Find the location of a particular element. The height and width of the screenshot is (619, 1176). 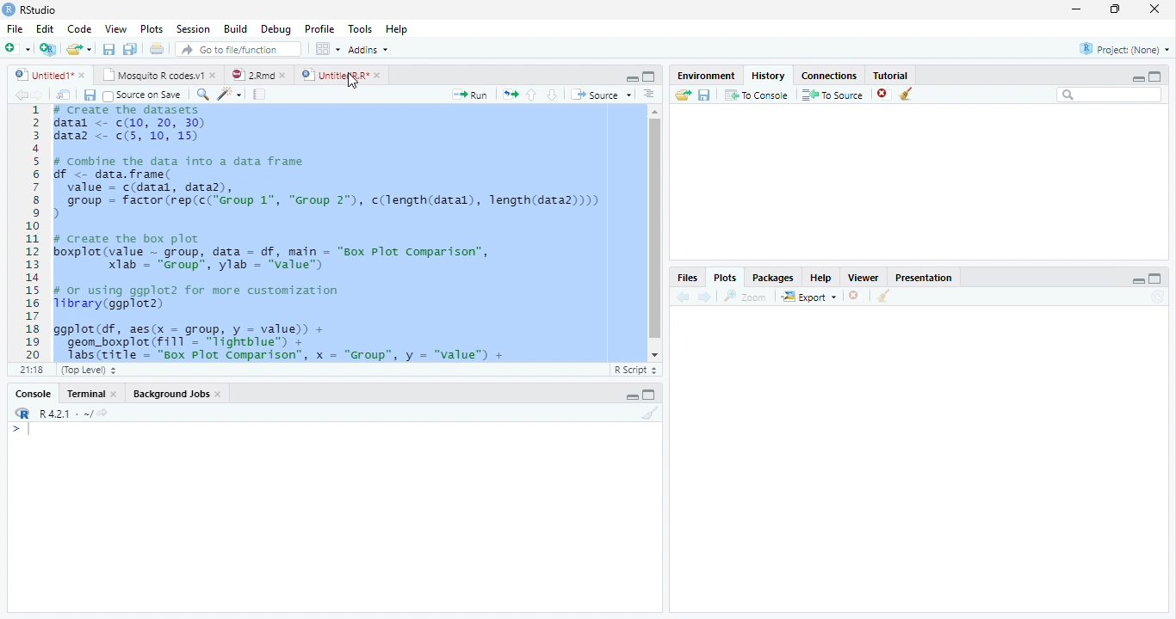

New file is located at coordinates (17, 49).